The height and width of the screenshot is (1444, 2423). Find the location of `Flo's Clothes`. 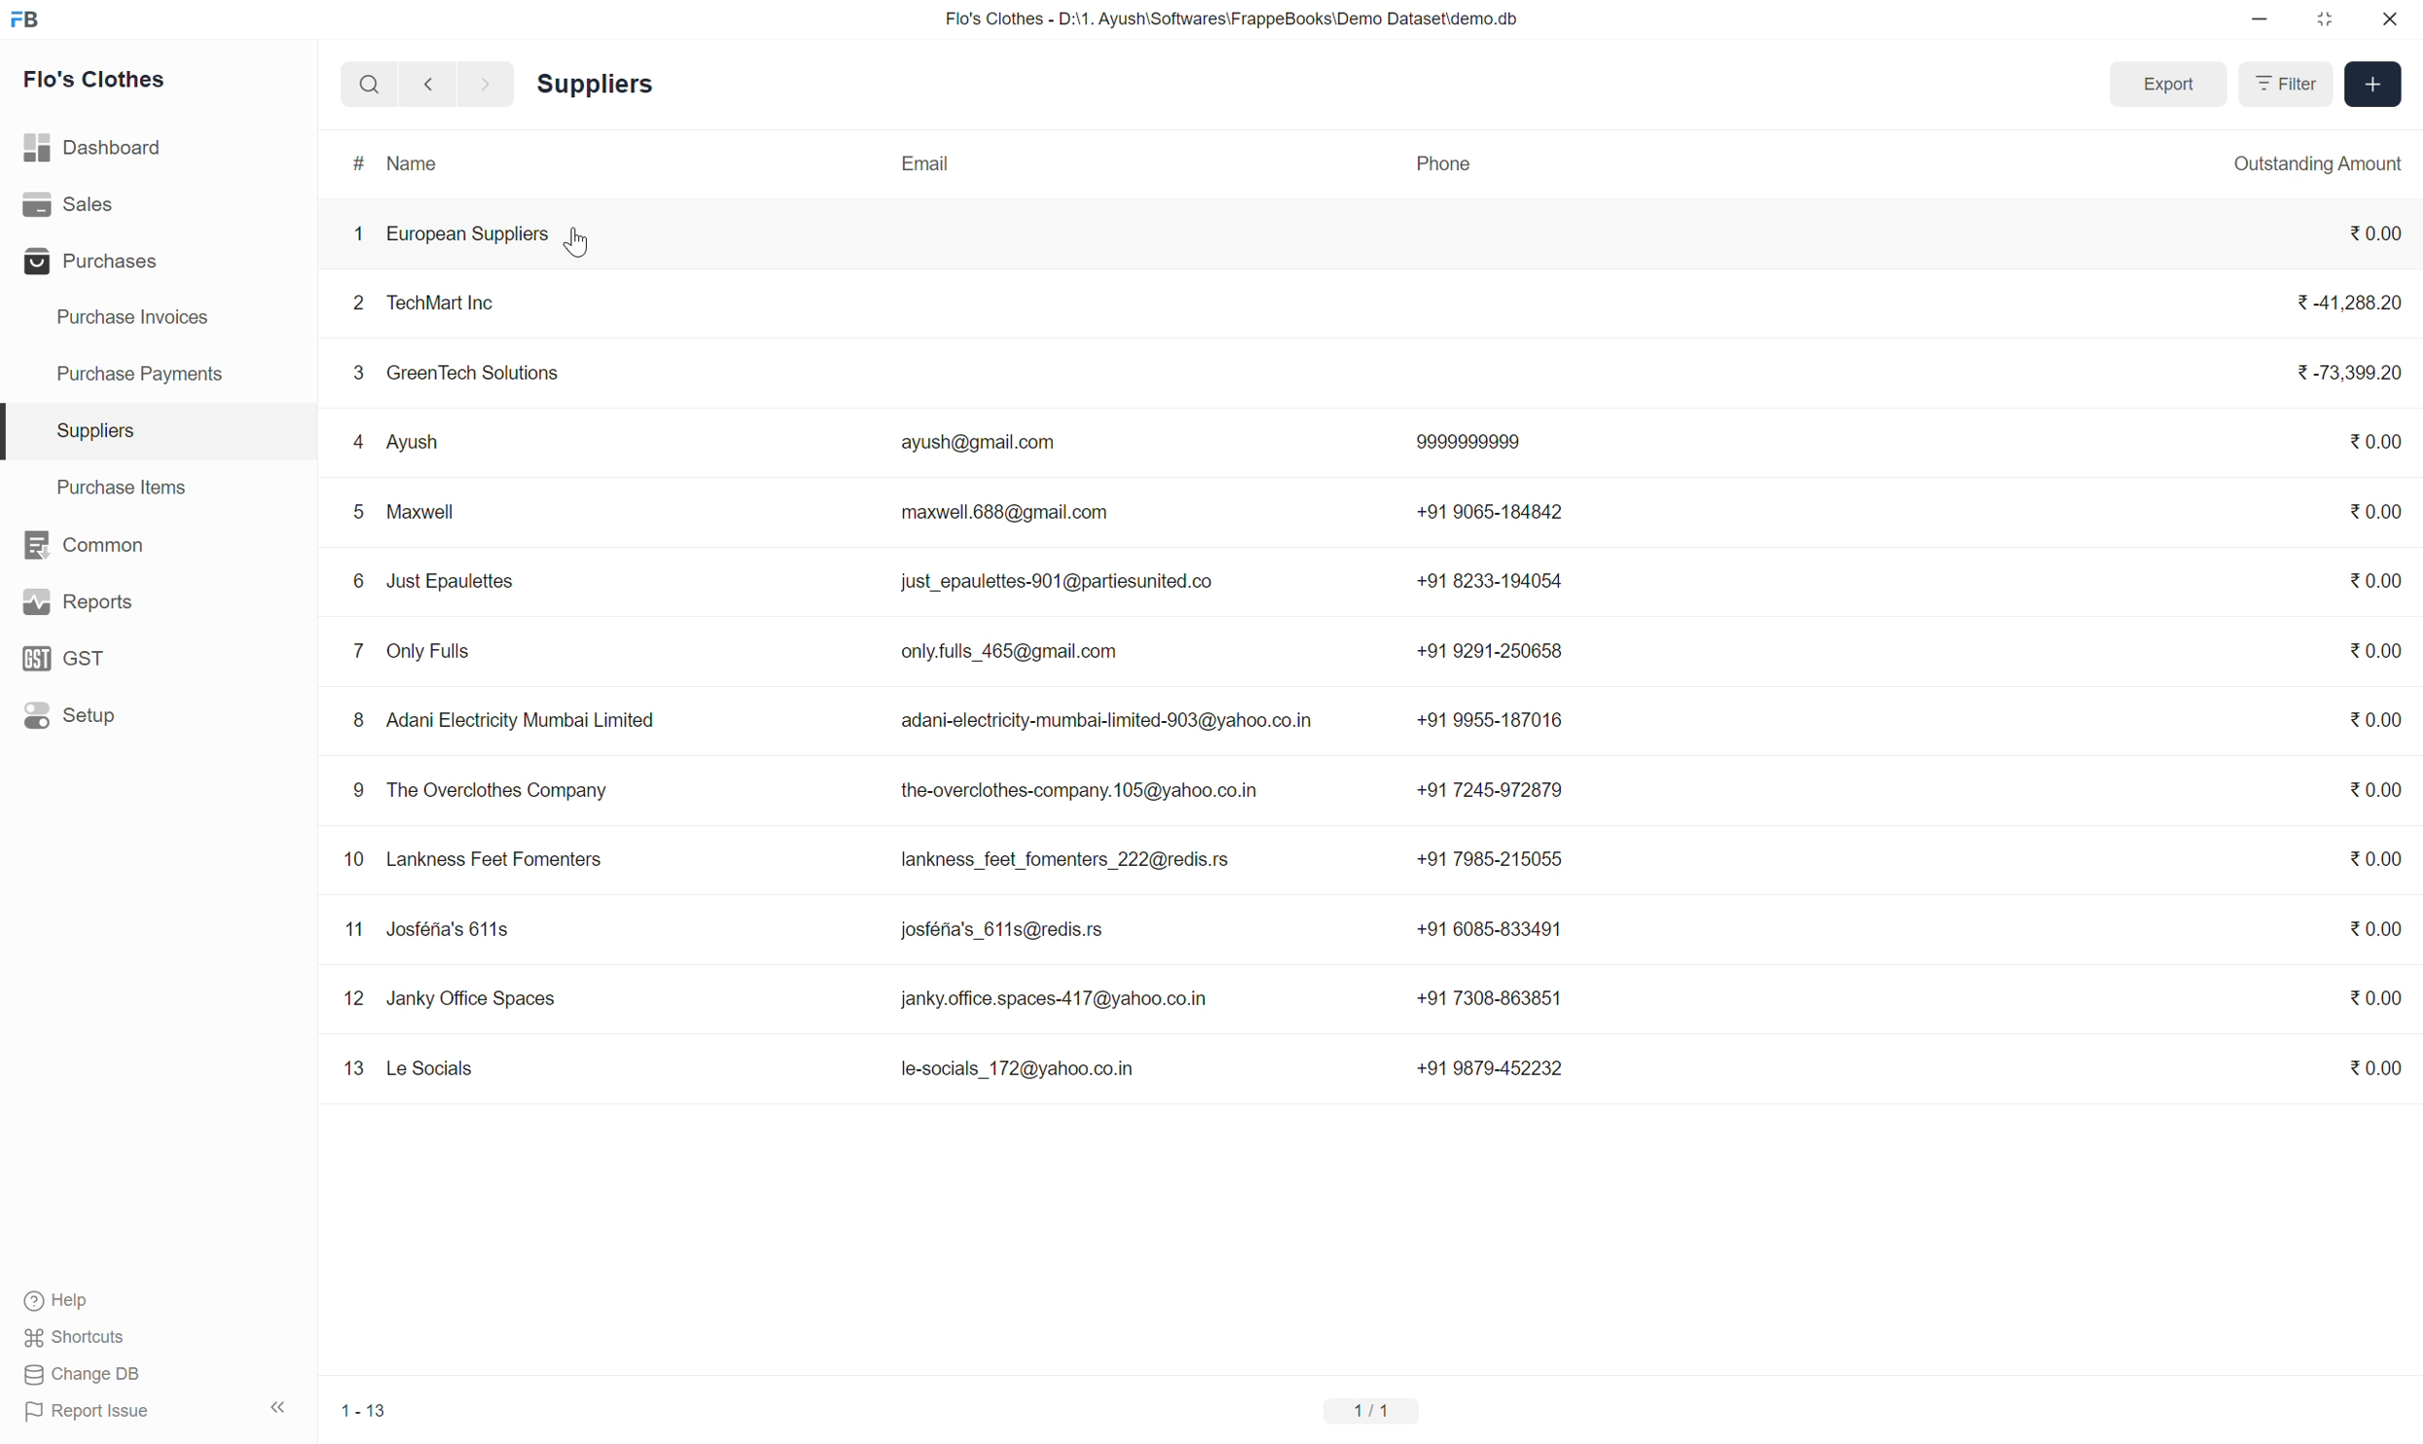

Flo's Clothes is located at coordinates (91, 79).